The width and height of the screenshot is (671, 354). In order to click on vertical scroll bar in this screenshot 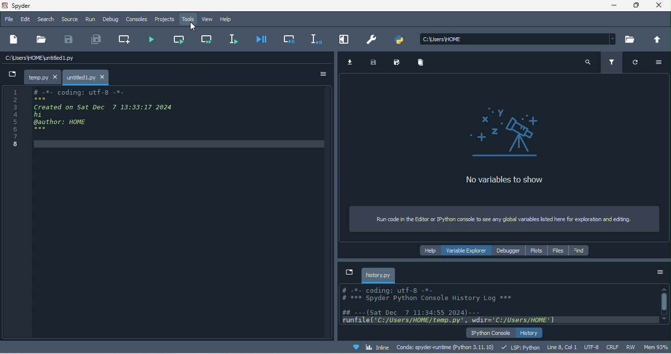, I will do `click(664, 303)`.